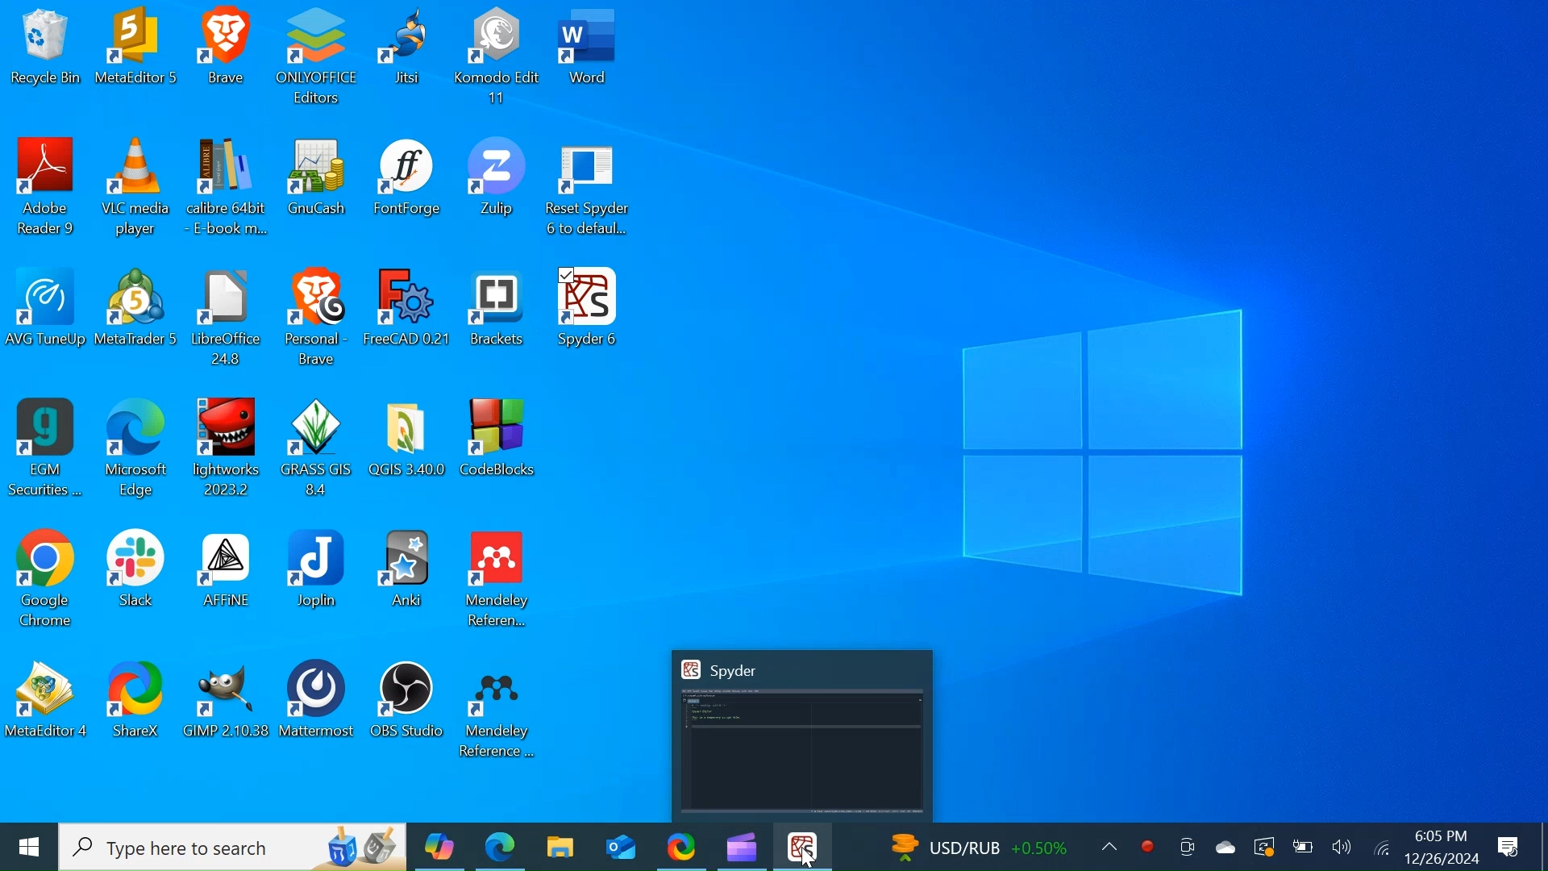 This screenshot has height=871, width=1548. What do you see at coordinates (501, 452) in the screenshot?
I see `CodeBlocks Desktop Icon` at bounding box center [501, 452].